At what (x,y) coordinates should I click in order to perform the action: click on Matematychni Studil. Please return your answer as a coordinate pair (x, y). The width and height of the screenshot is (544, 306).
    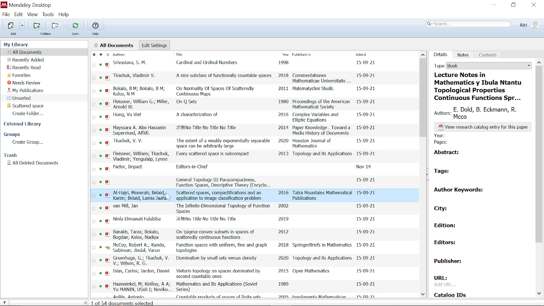
    Looking at the image, I should click on (314, 90).